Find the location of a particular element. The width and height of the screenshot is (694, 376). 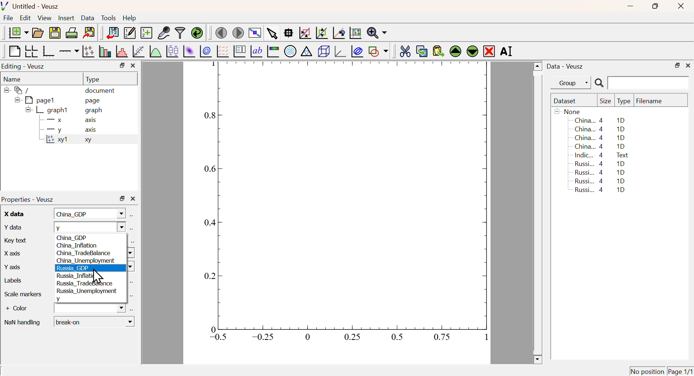

Plot Key is located at coordinates (239, 51).